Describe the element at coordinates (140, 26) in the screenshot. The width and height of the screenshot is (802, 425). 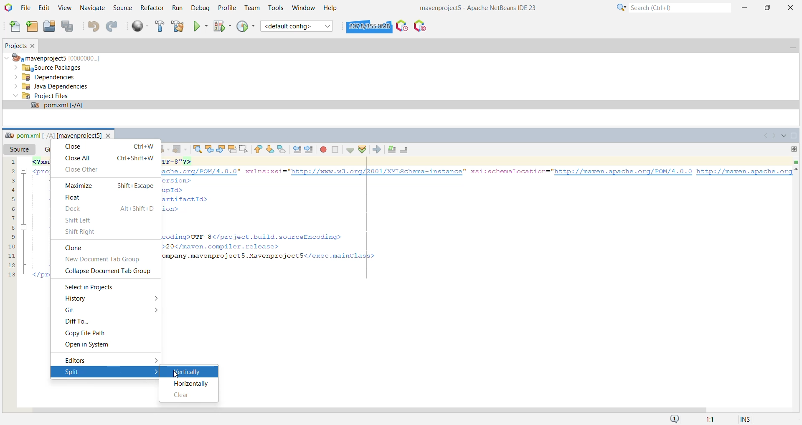
I see `Run All` at that location.